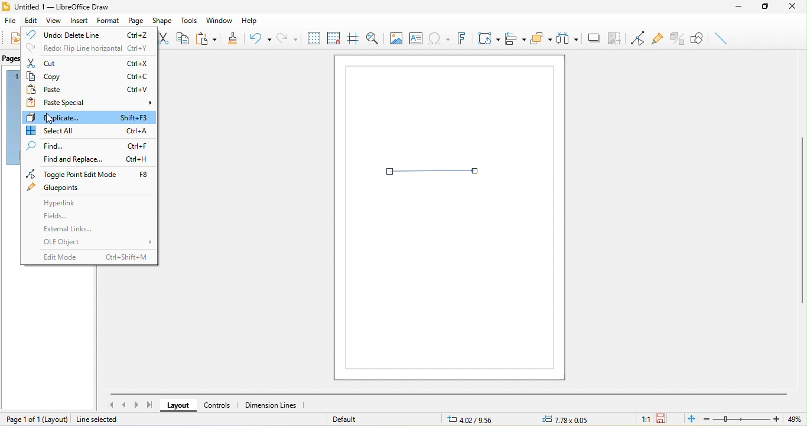 The image size is (807, 426). What do you see at coordinates (416, 38) in the screenshot?
I see `text box` at bounding box center [416, 38].